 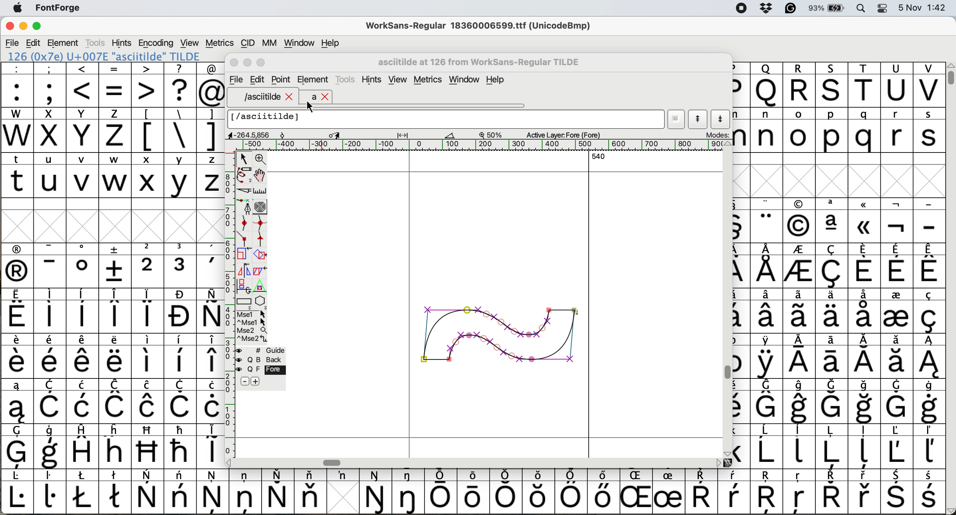 I want to click on w, so click(x=115, y=176).